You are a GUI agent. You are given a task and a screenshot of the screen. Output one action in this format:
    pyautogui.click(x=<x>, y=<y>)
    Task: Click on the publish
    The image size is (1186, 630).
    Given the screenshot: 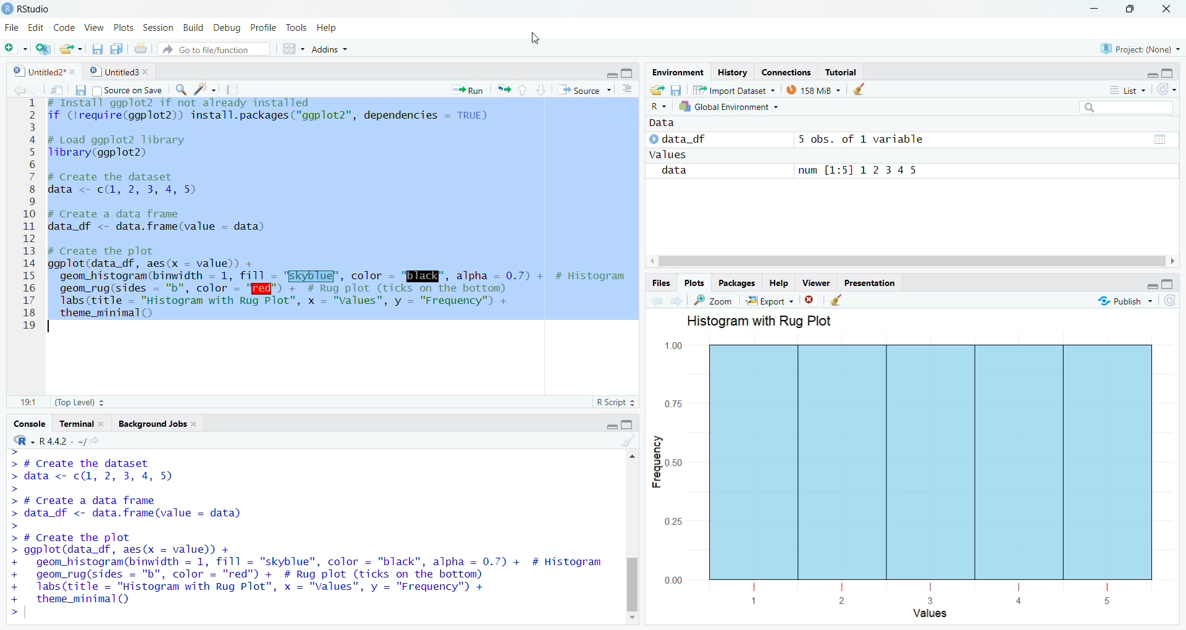 What is the action you would take?
    pyautogui.click(x=1091, y=299)
    